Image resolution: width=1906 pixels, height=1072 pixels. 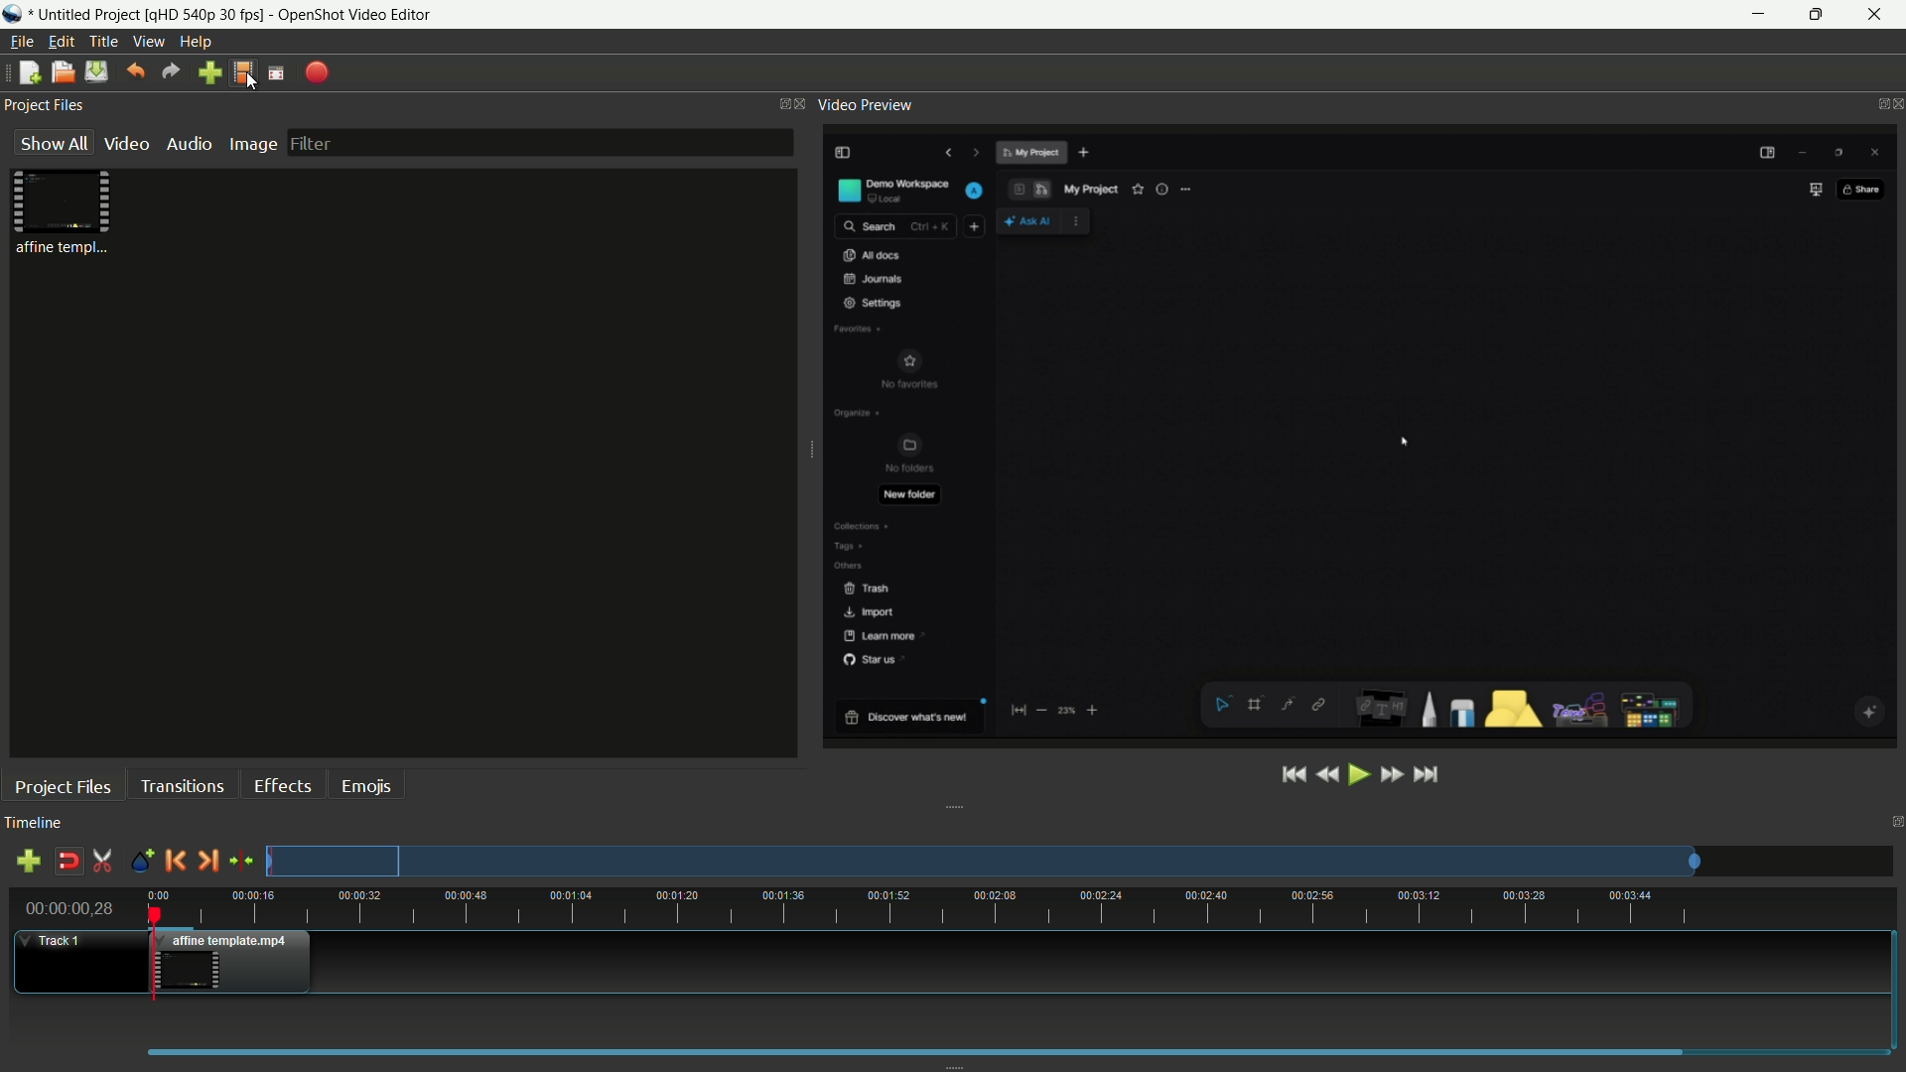 What do you see at coordinates (210, 73) in the screenshot?
I see `import file` at bounding box center [210, 73].